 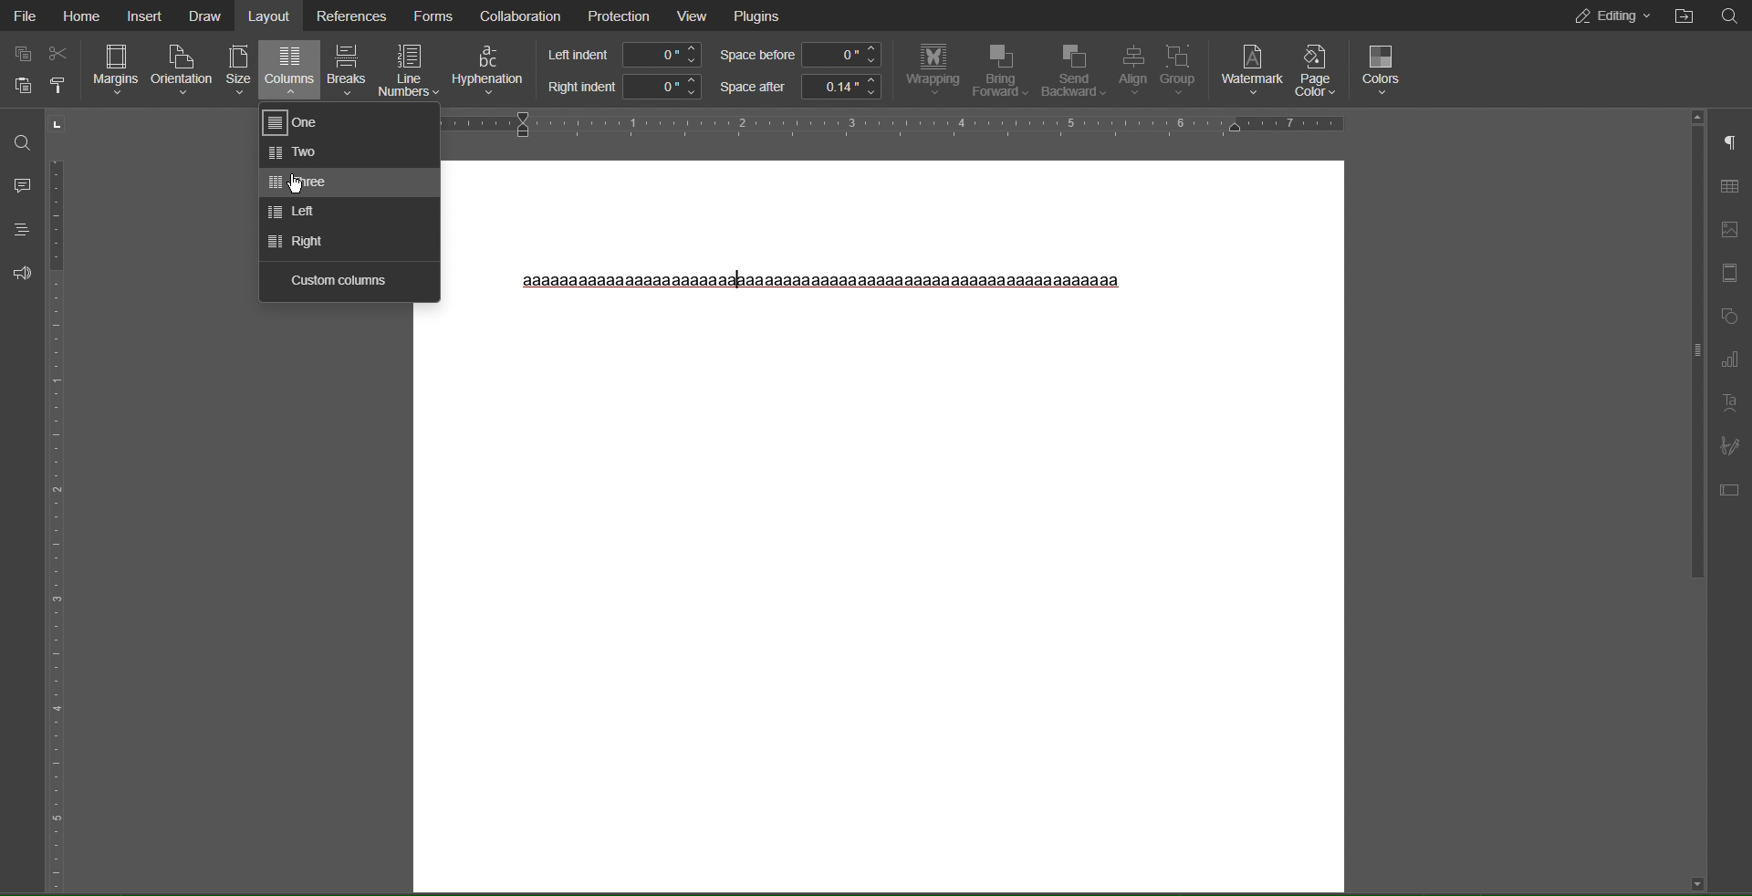 I want to click on Search, so click(x=1729, y=16).